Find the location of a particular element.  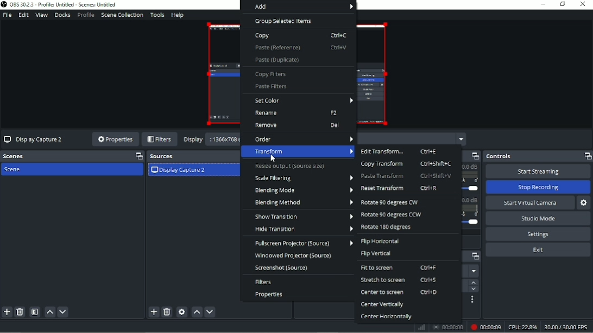

Rotate 90 degress CW is located at coordinates (392, 203).